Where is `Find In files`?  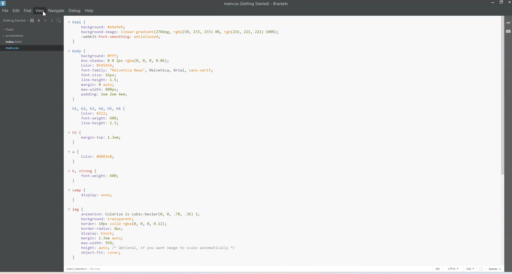
Find In files is located at coordinates (59, 21).